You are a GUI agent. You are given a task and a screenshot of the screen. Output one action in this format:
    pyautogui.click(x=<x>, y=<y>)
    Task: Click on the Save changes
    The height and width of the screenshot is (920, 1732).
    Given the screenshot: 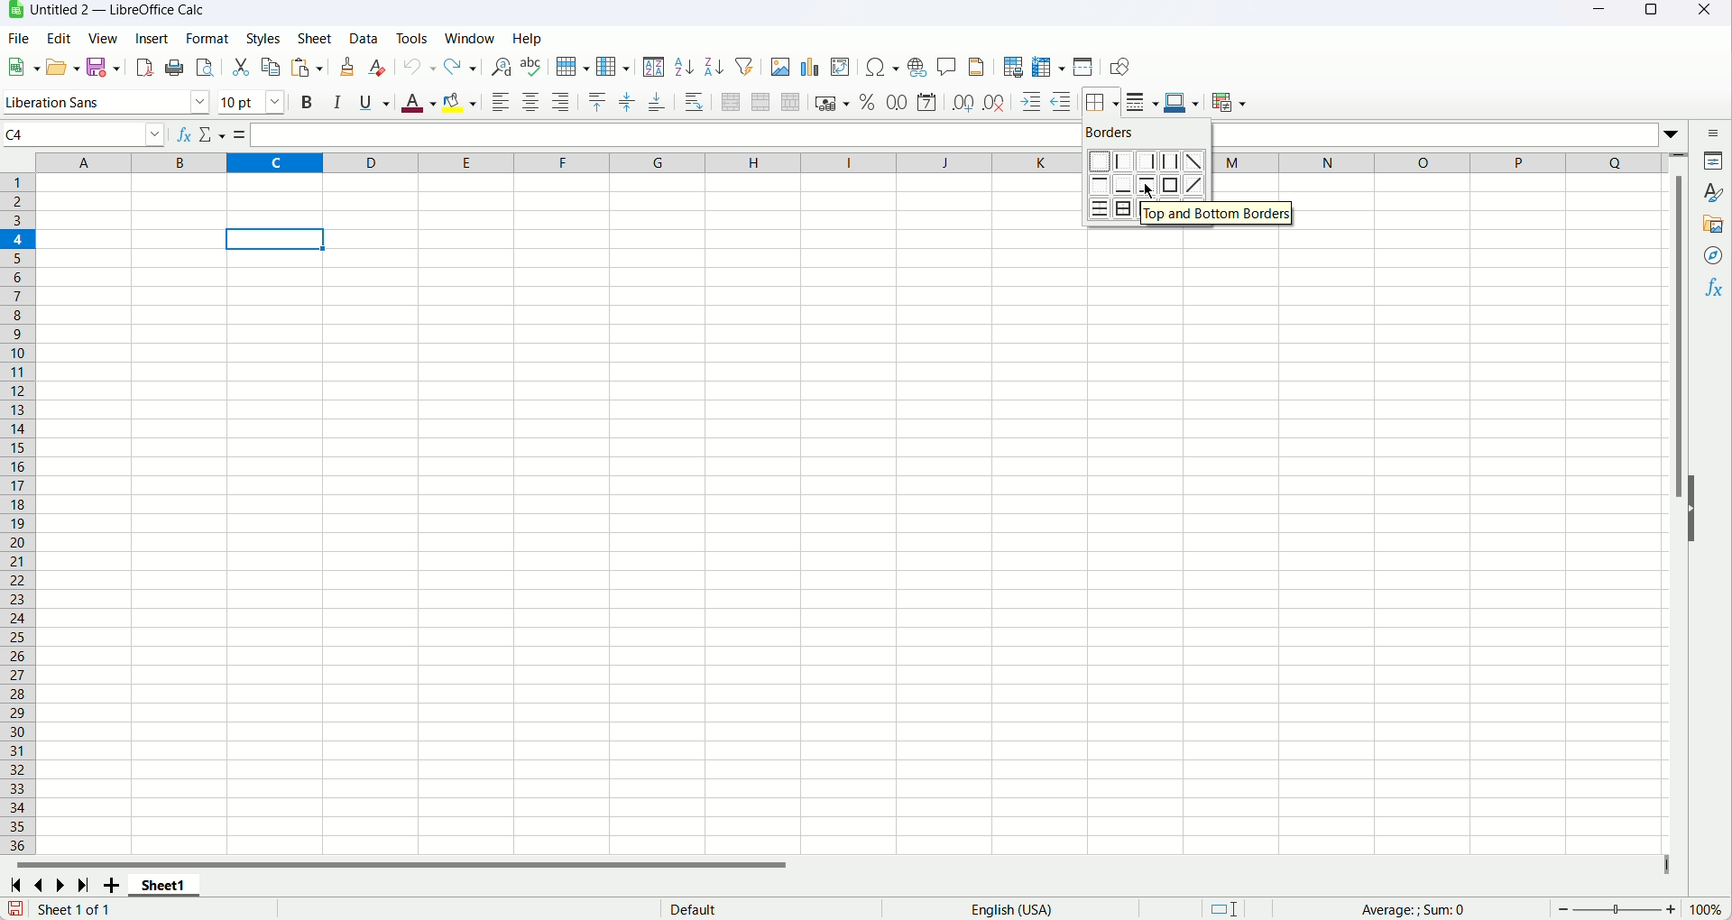 What is the action you would take?
    pyautogui.click(x=13, y=907)
    